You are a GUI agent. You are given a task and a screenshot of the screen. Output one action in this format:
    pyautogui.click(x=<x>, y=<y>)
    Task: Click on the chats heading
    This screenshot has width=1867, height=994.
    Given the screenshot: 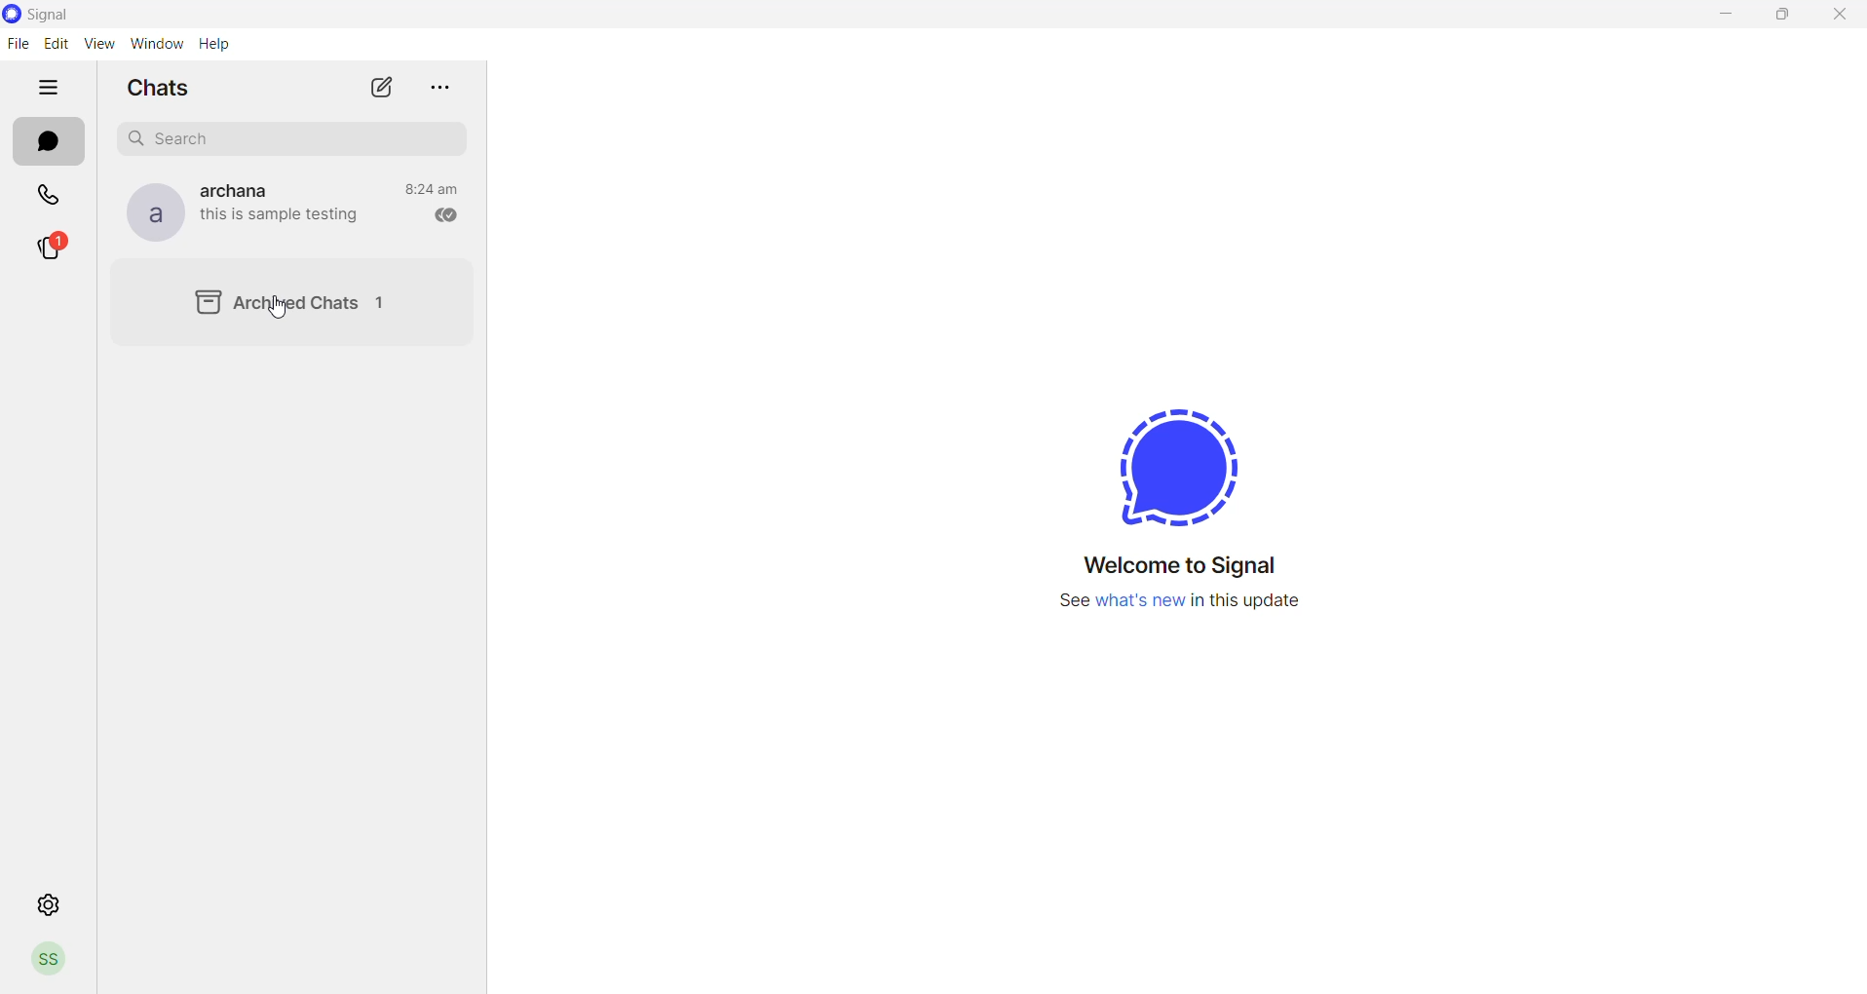 What is the action you would take?
    pyautogui.click(x=164, y=86)
    